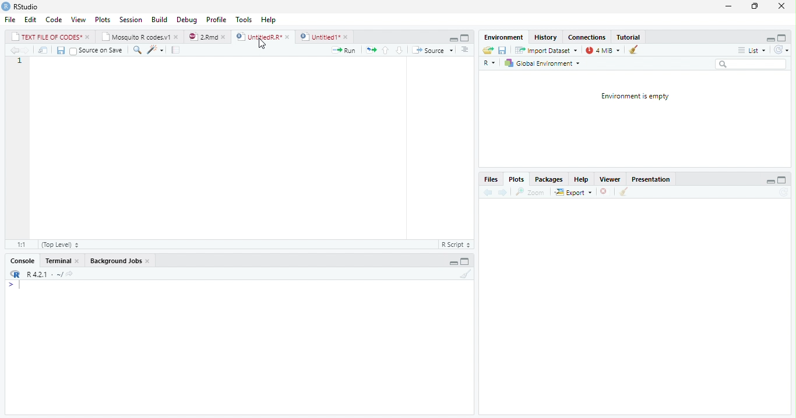 The image size is (796, 418). I want to click on go to next section/chunk, so click(398, 50).